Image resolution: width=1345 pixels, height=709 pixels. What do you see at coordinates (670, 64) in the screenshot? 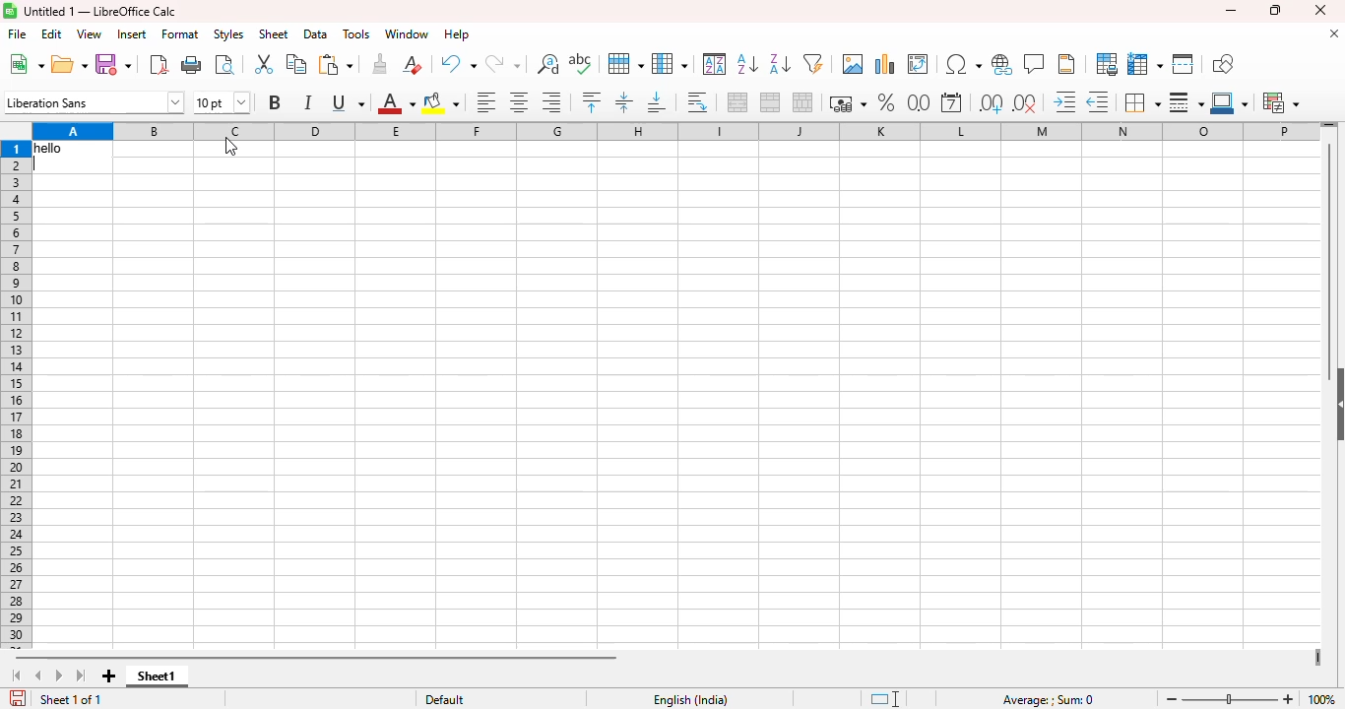
I see `column` at bounding box center [670, 64].